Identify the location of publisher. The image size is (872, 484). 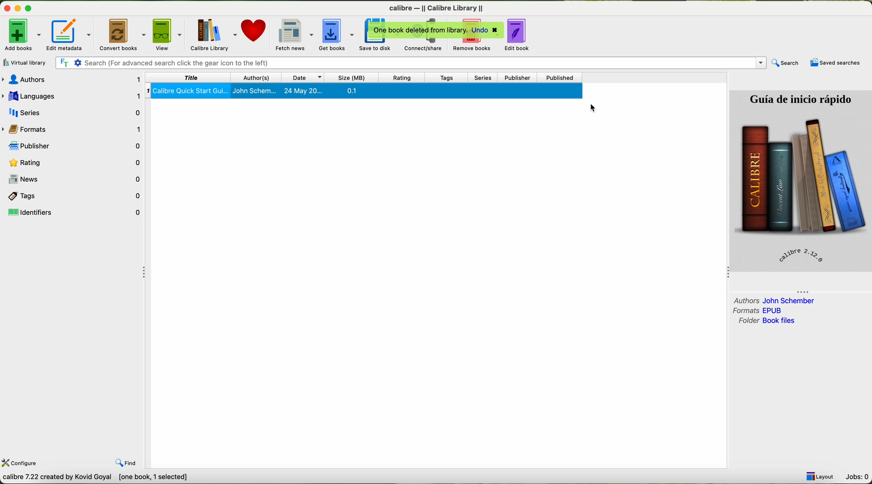
(73, 145).